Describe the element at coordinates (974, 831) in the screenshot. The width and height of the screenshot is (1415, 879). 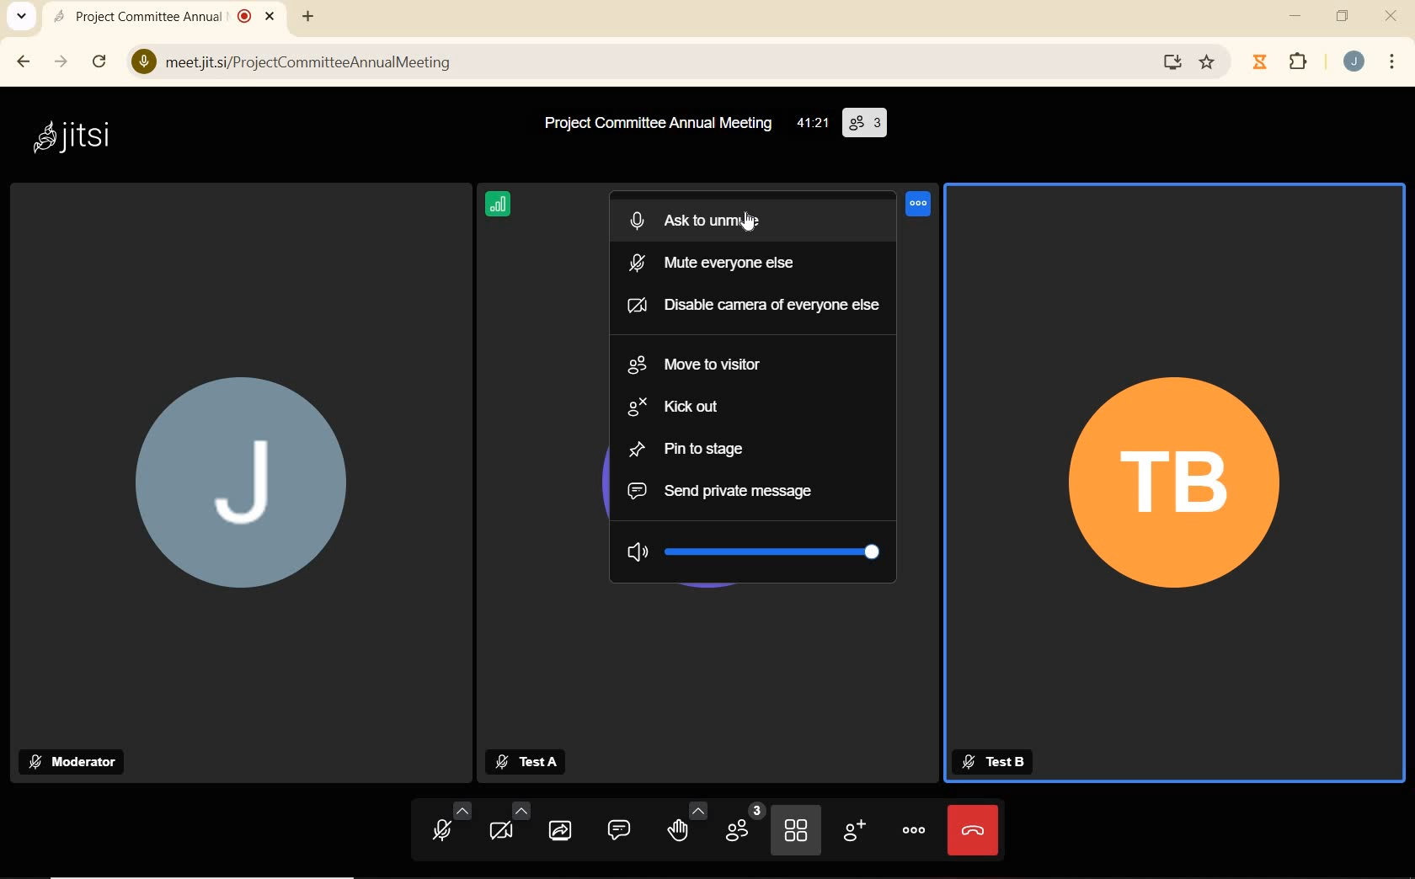
I see `End call` at that location.